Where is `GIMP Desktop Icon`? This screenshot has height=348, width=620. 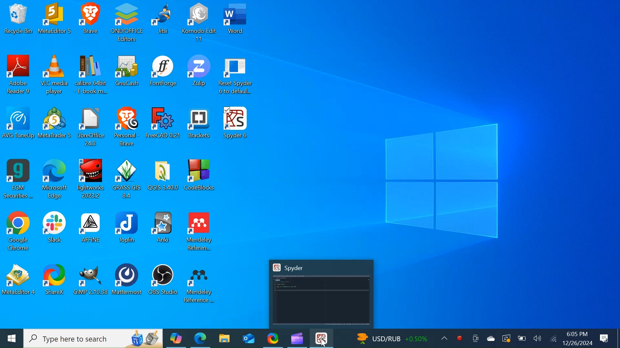 GIMP Desktop Icon is located at coordinates (89, 282).